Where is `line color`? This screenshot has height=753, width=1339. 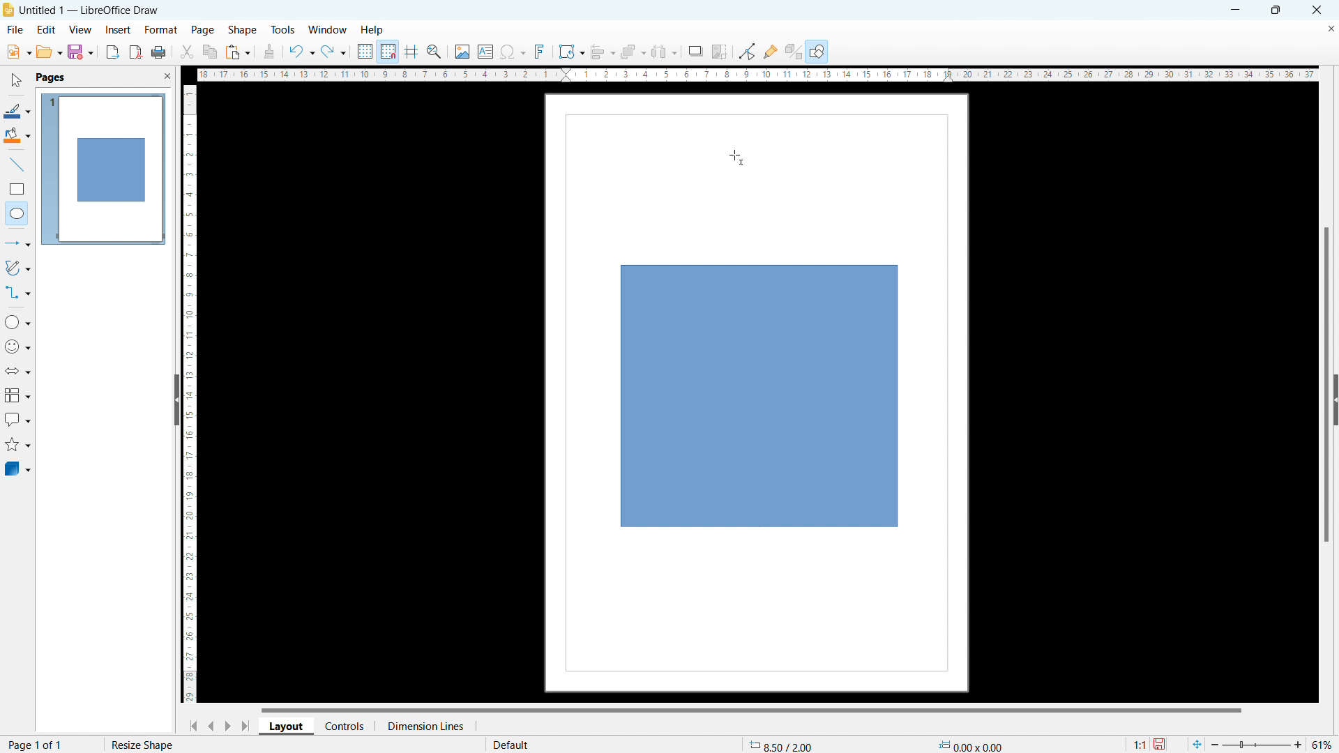 line color is located at coordinates (17, 111).